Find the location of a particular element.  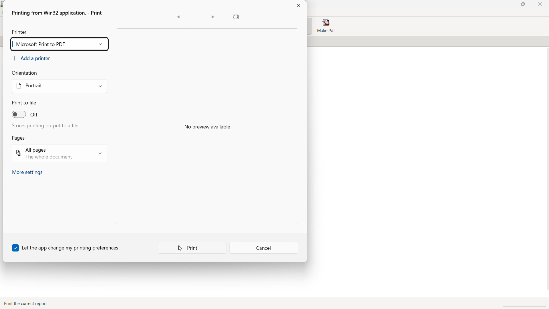

make pdf is located at coordinates (326, 26).